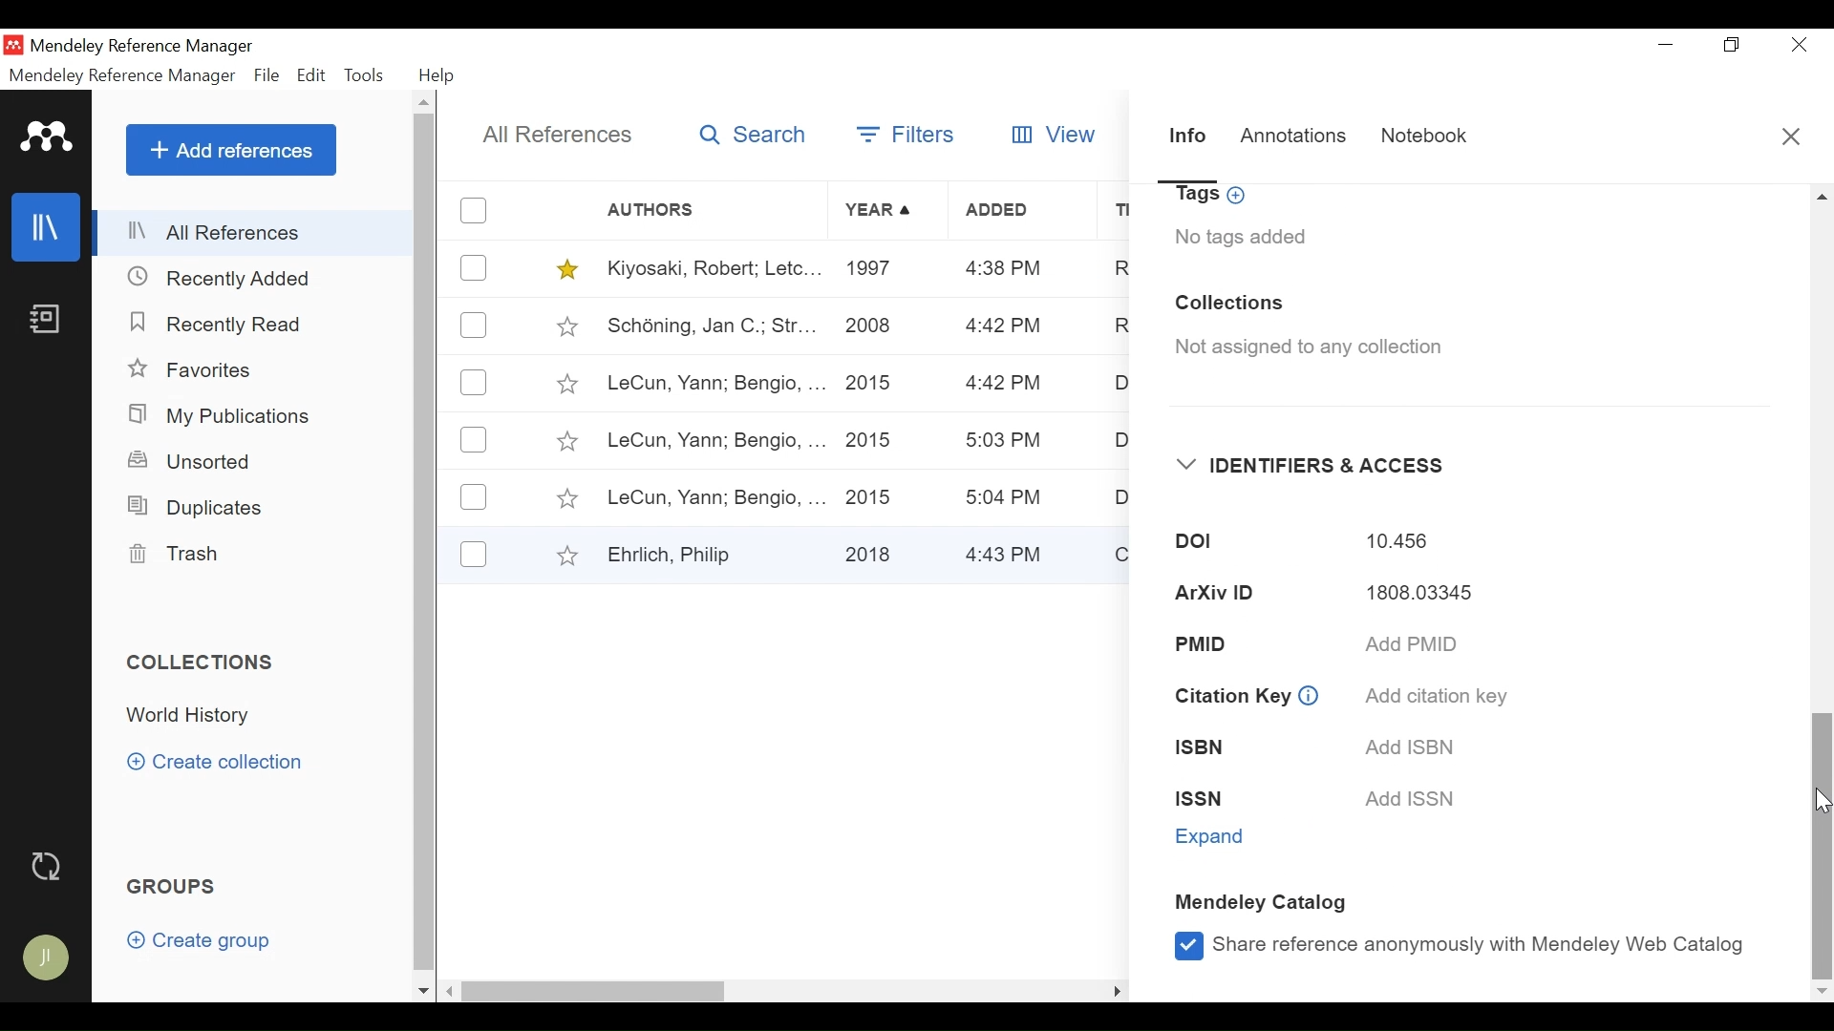 Image resolution: width=1834 pixels, height=1031 pixels. Describe the element at coordinates (1241, 237) in the screenshot. I see `No tags added` at that location.